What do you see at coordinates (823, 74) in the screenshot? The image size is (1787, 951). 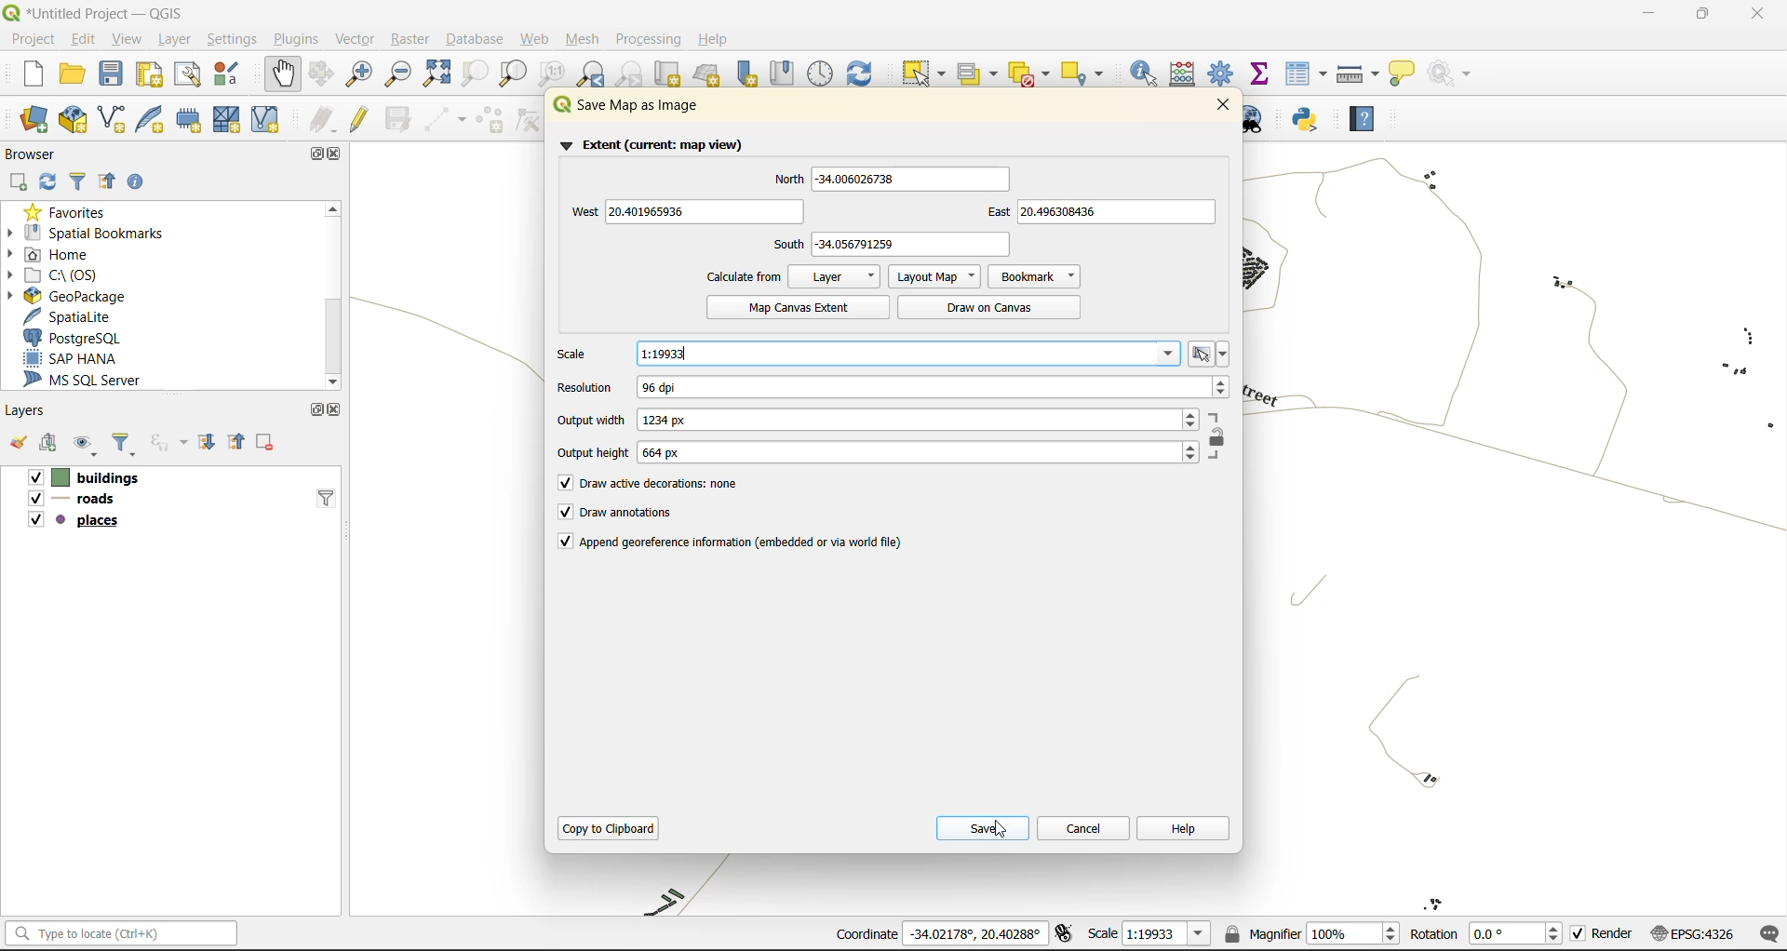 I see `control panel` at bounding box center [823, 74].